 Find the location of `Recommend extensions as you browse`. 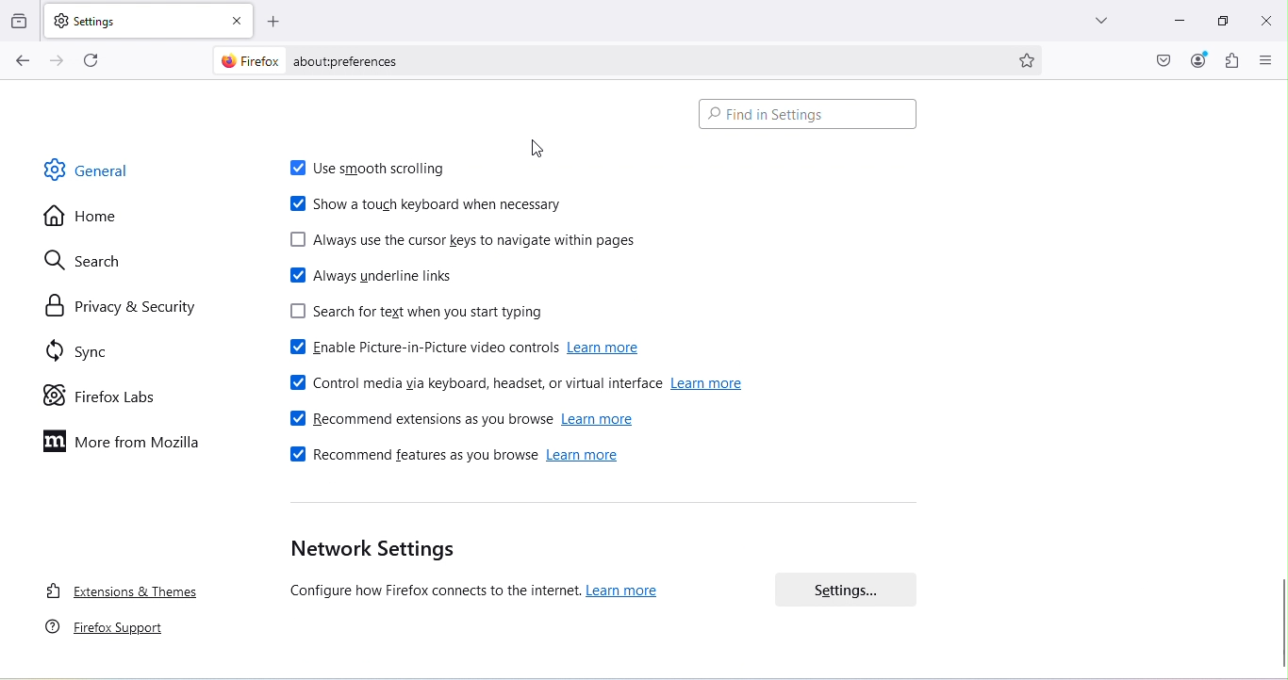

Recommend extensions as you browse is located at coordinates (419, 418).